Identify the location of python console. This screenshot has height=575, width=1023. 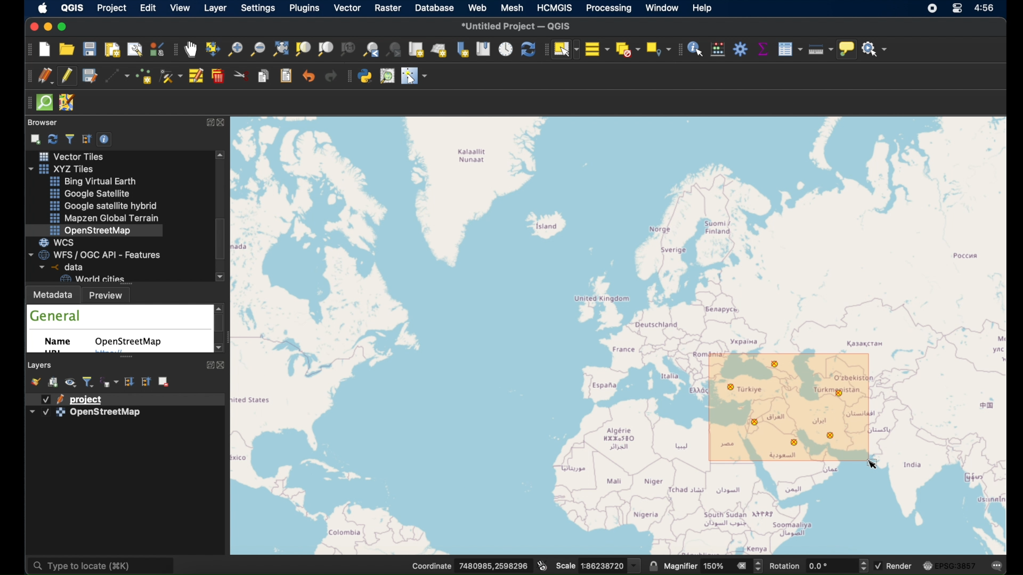
(366, 76).